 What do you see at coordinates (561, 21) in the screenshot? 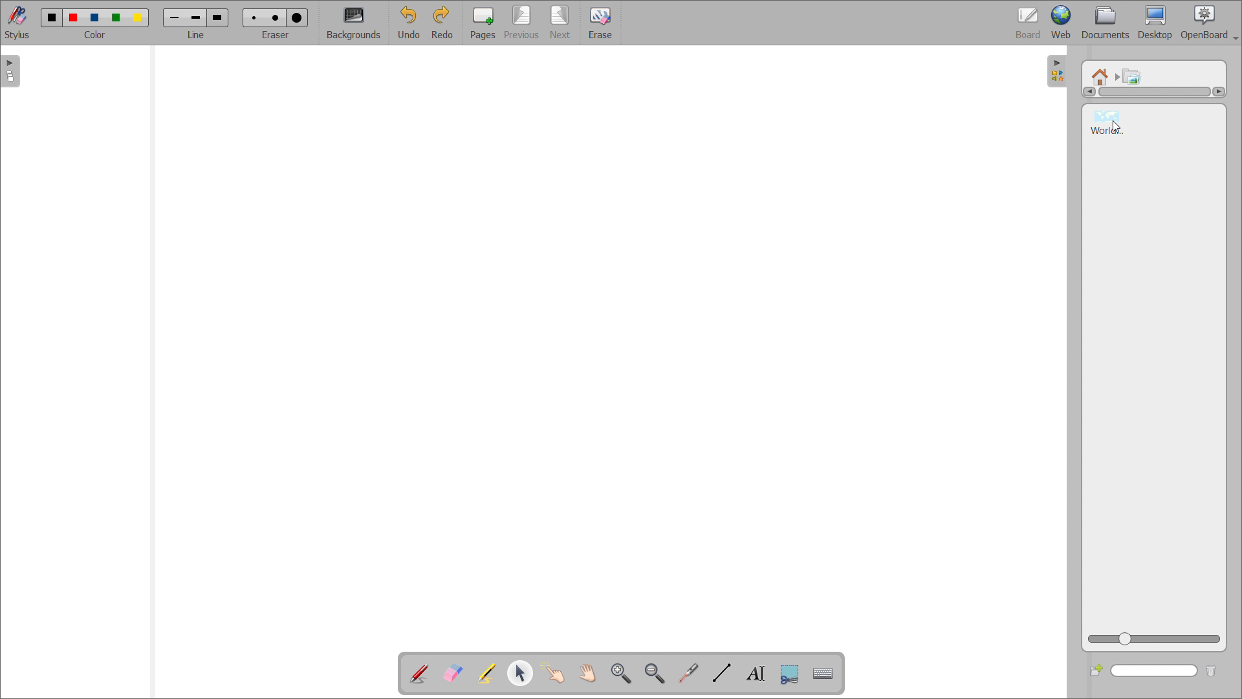
I see `next page` at bounding box center [561, 21].